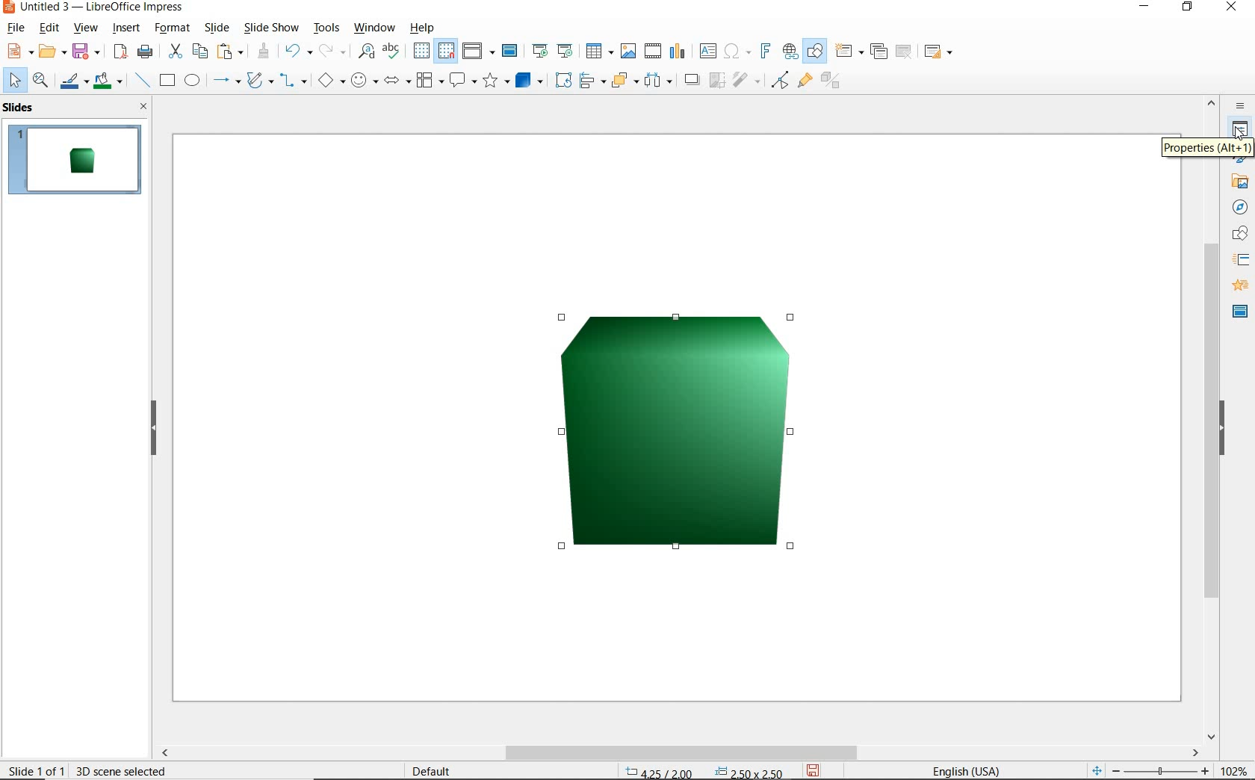  What do you see at coordinates (832, 82) in the screenshot?
I see `TOGGLE EXTRUSION` at bounding box center [832, 82].